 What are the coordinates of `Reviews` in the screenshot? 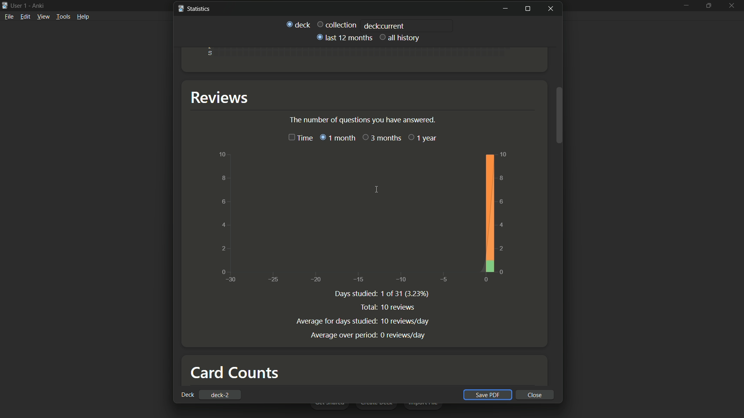 It's located at (219, 97).